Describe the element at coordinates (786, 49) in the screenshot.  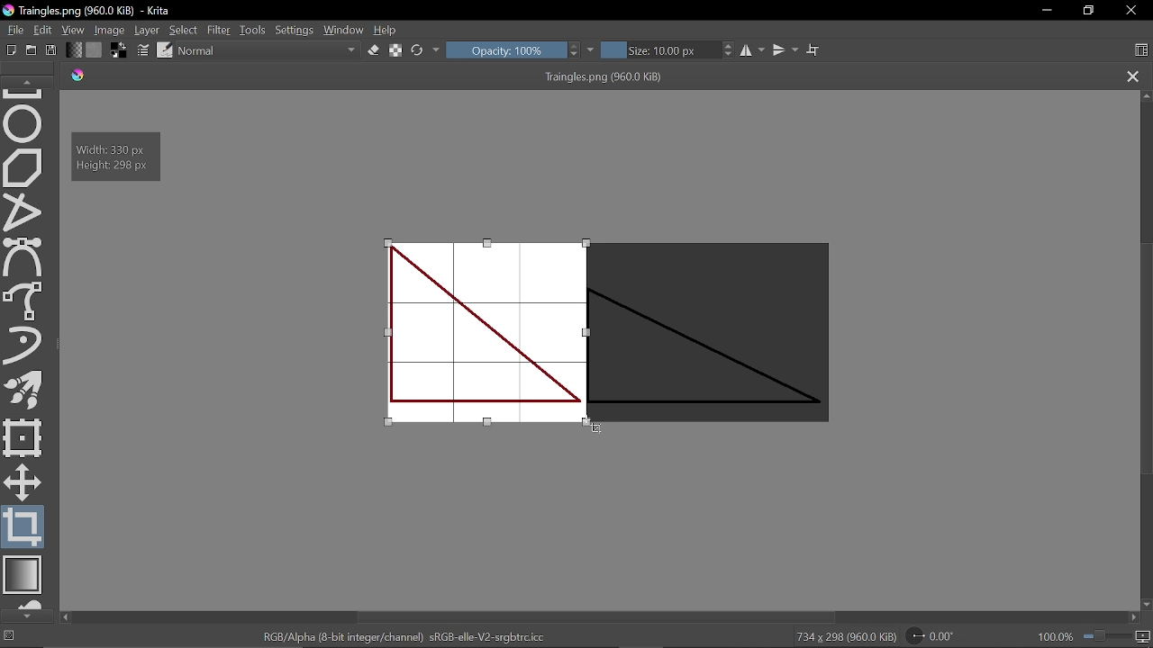
I see `Vertical mirror tool` at that location.